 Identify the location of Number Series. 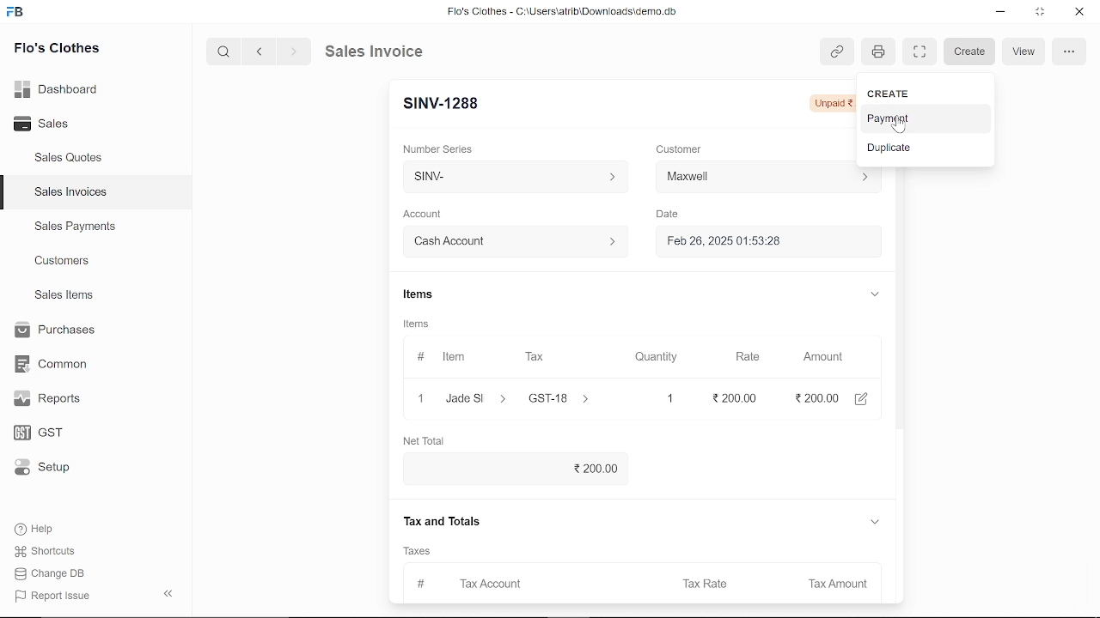
(440, 148).